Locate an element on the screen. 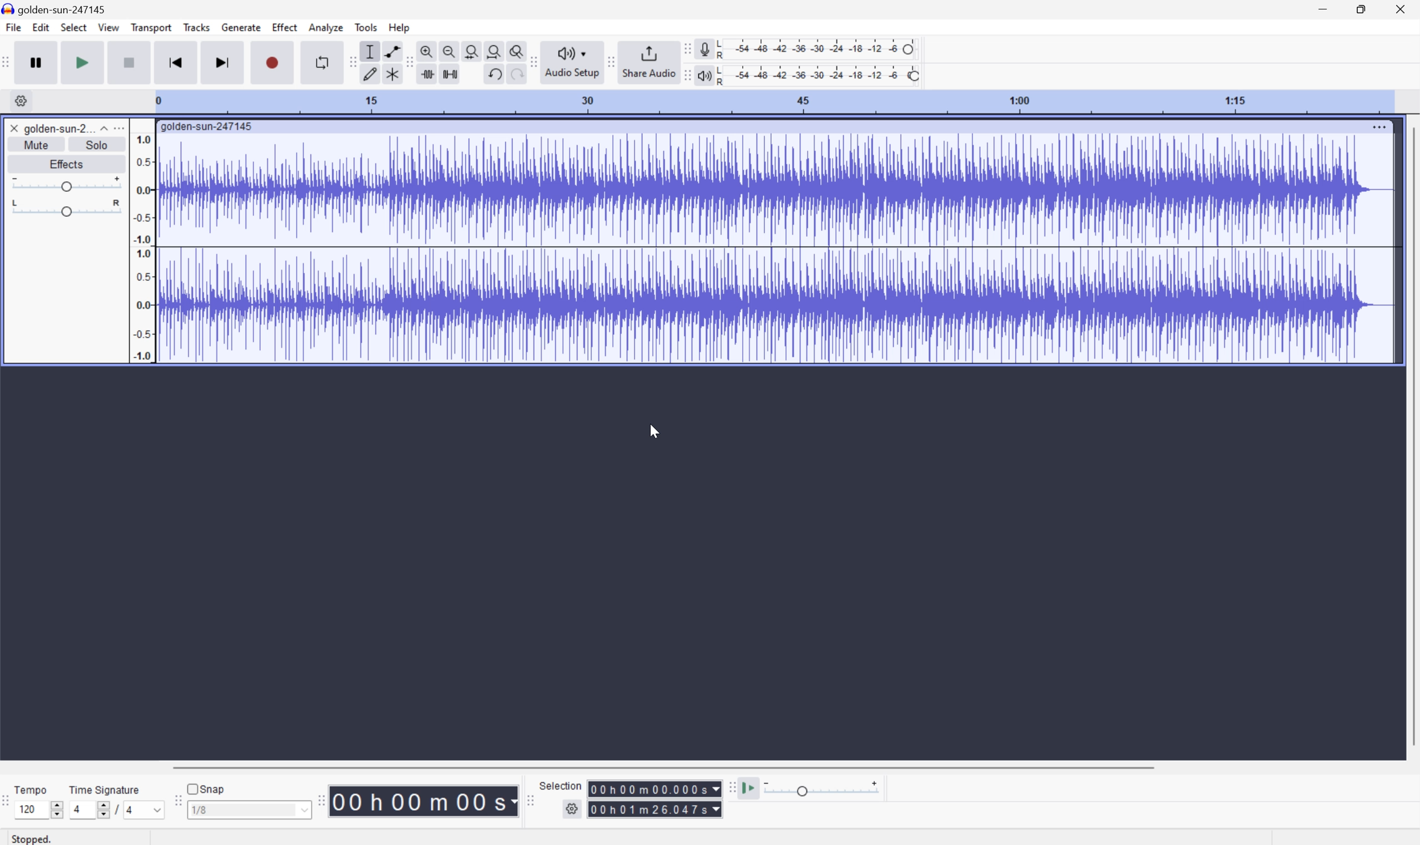   is located at coordinates (513, 76).